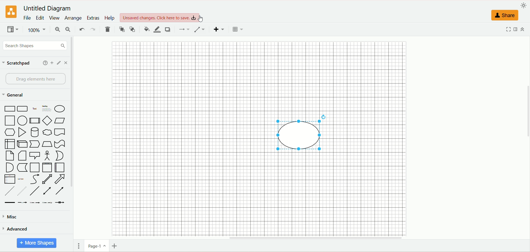 This screenshot has height=252, width=530. Describe the element at coordinates (66, 63) in the screenshot. I see `close` at that location.